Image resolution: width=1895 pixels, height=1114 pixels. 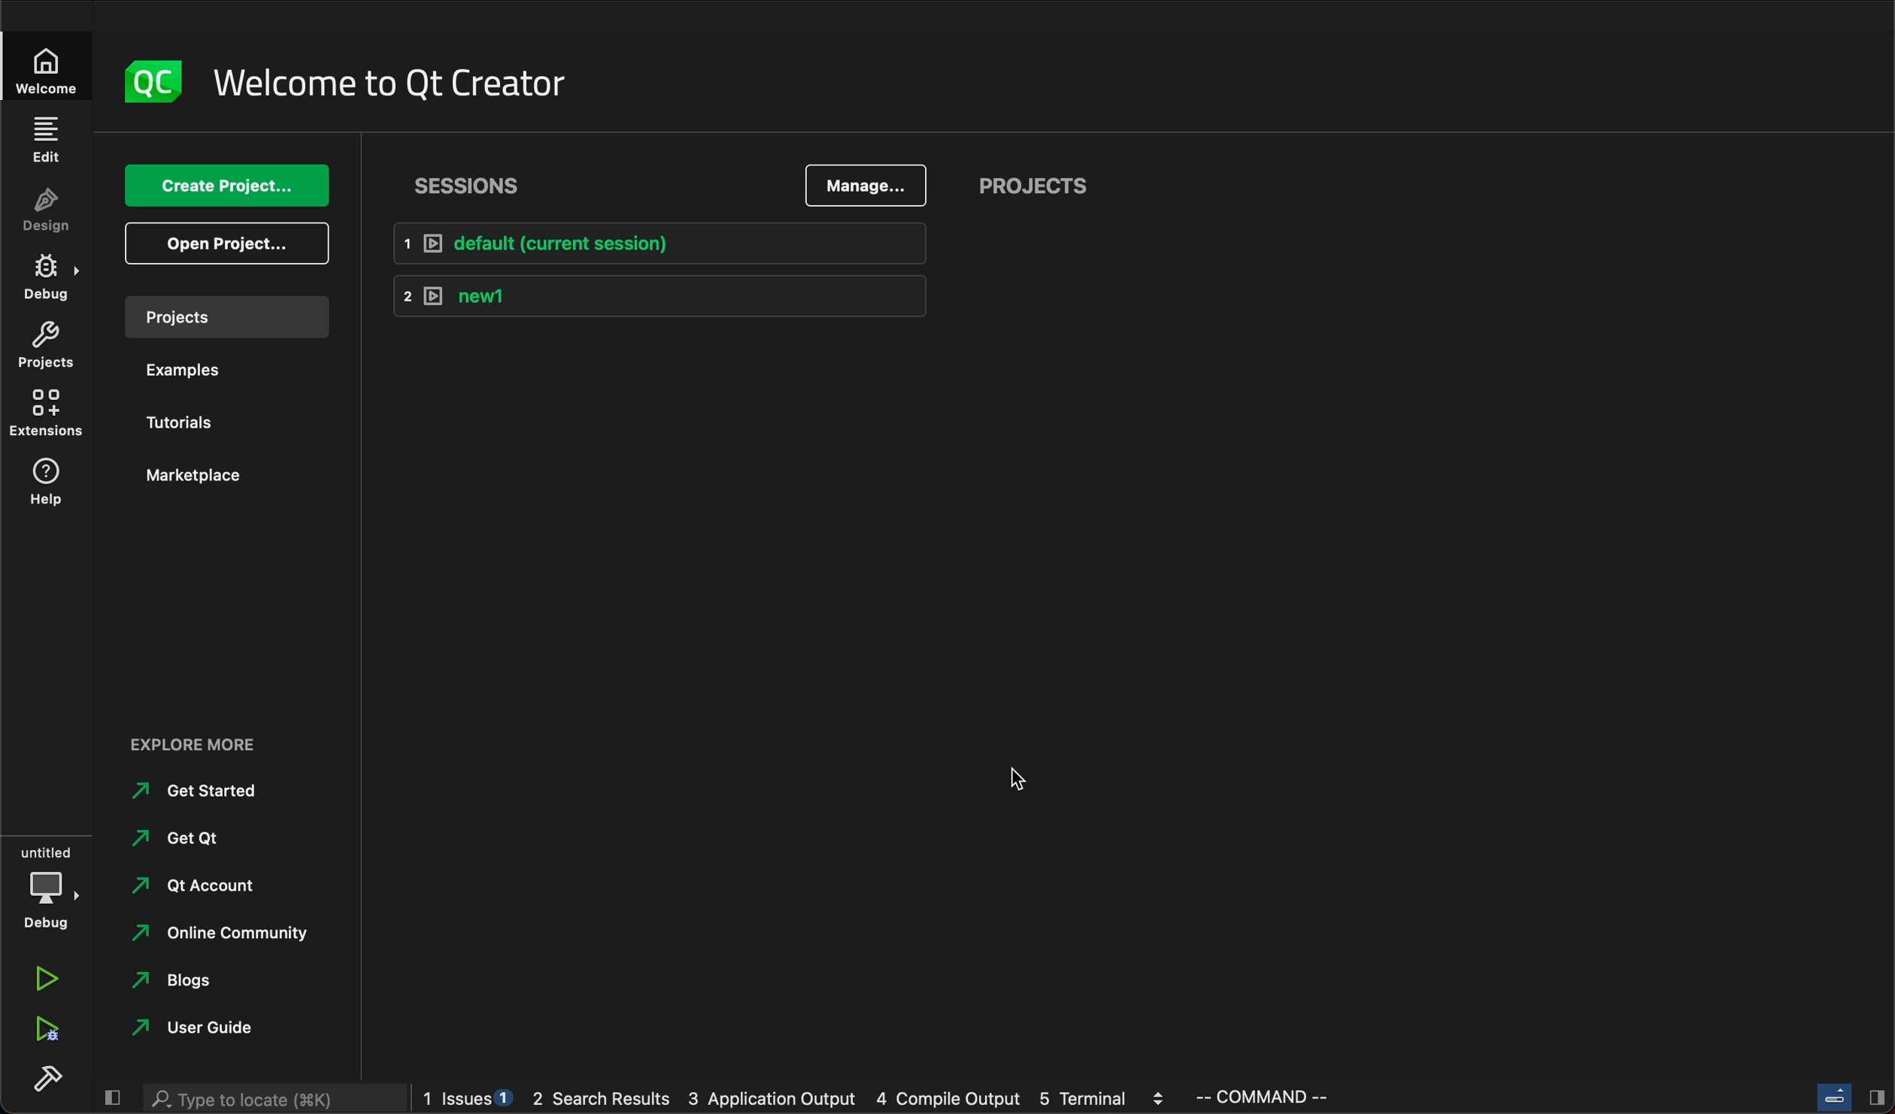 What do you see at coordinates (866, 184) in the screenshot?
I see `manage` at bounding box center [866, 184].